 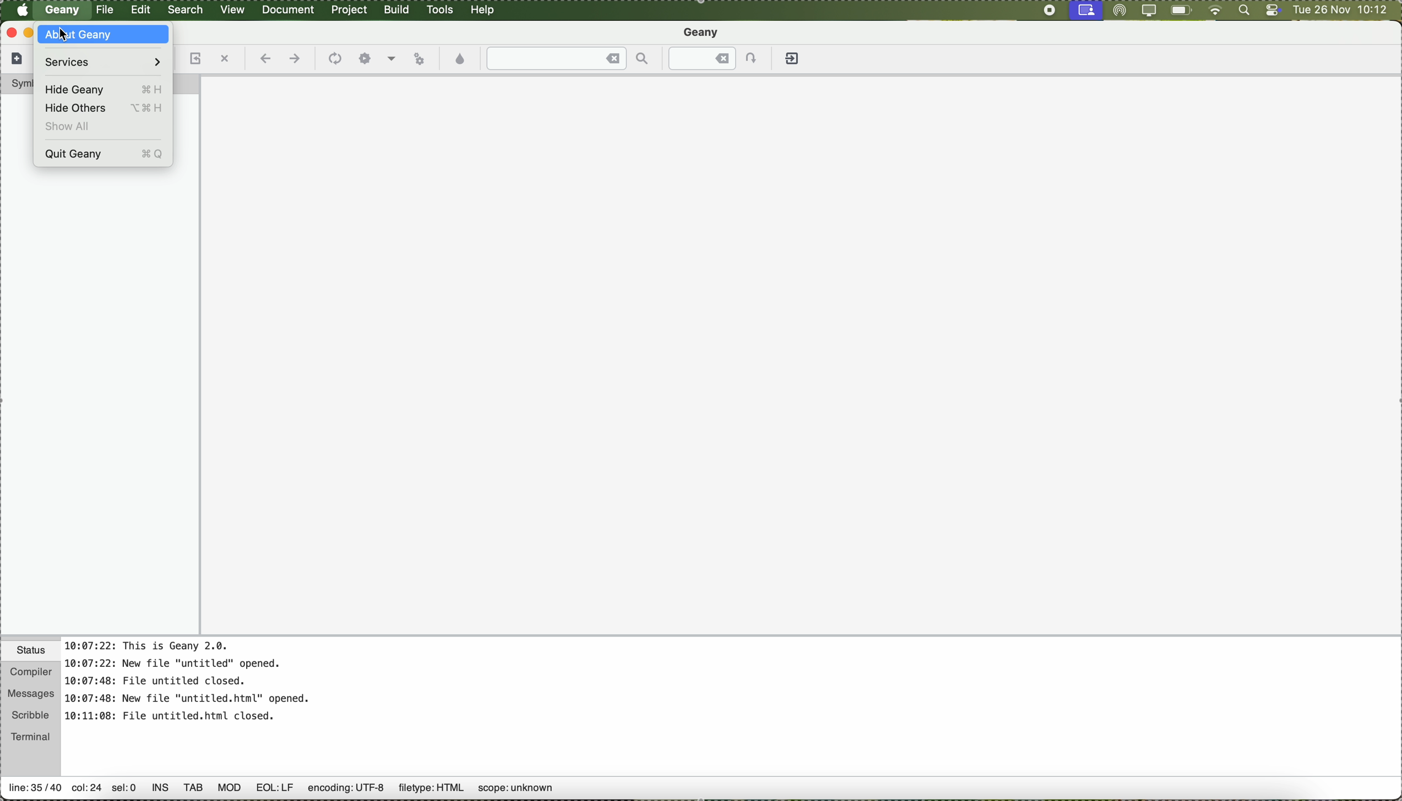 I want to click on spotlight search, so click(x=1241, y=12).